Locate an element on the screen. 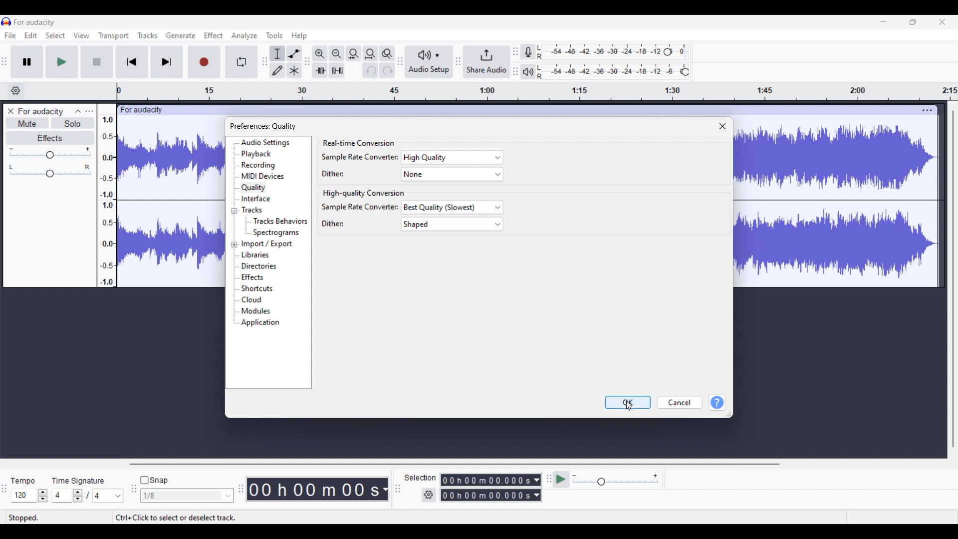 The image size is (958, 539). none is located at coordinates (457, 173).